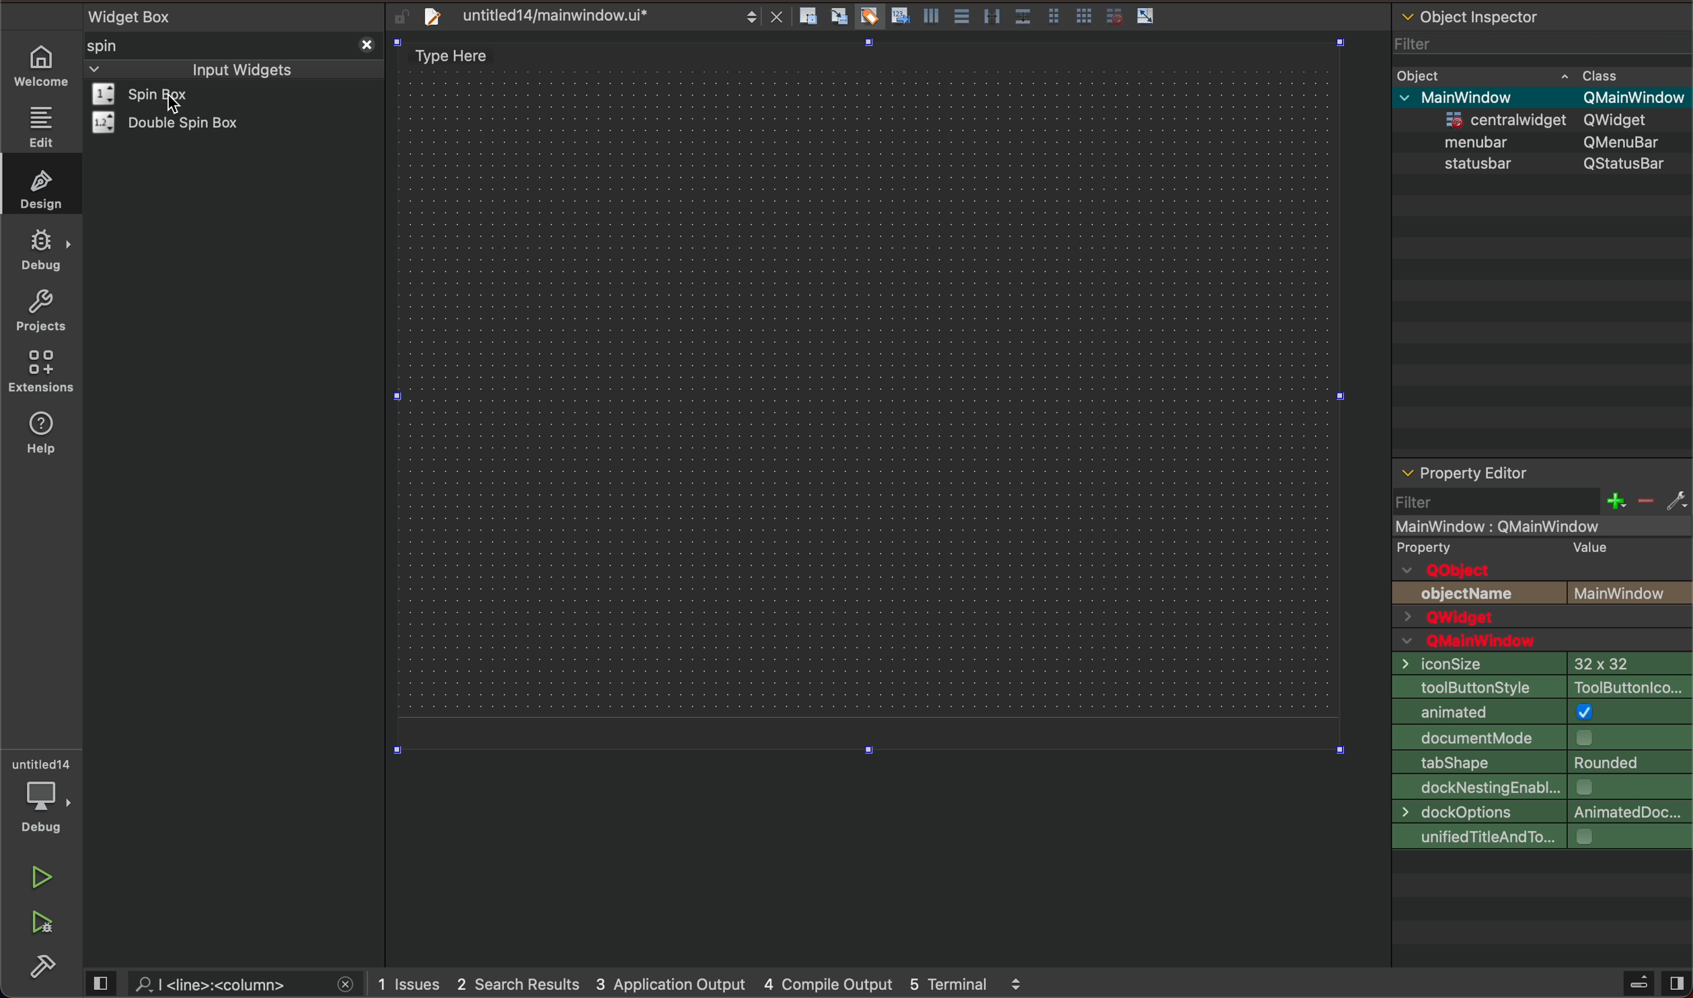 The image size is (1693, 998). I want to click on icon size, so click(1538, 663).